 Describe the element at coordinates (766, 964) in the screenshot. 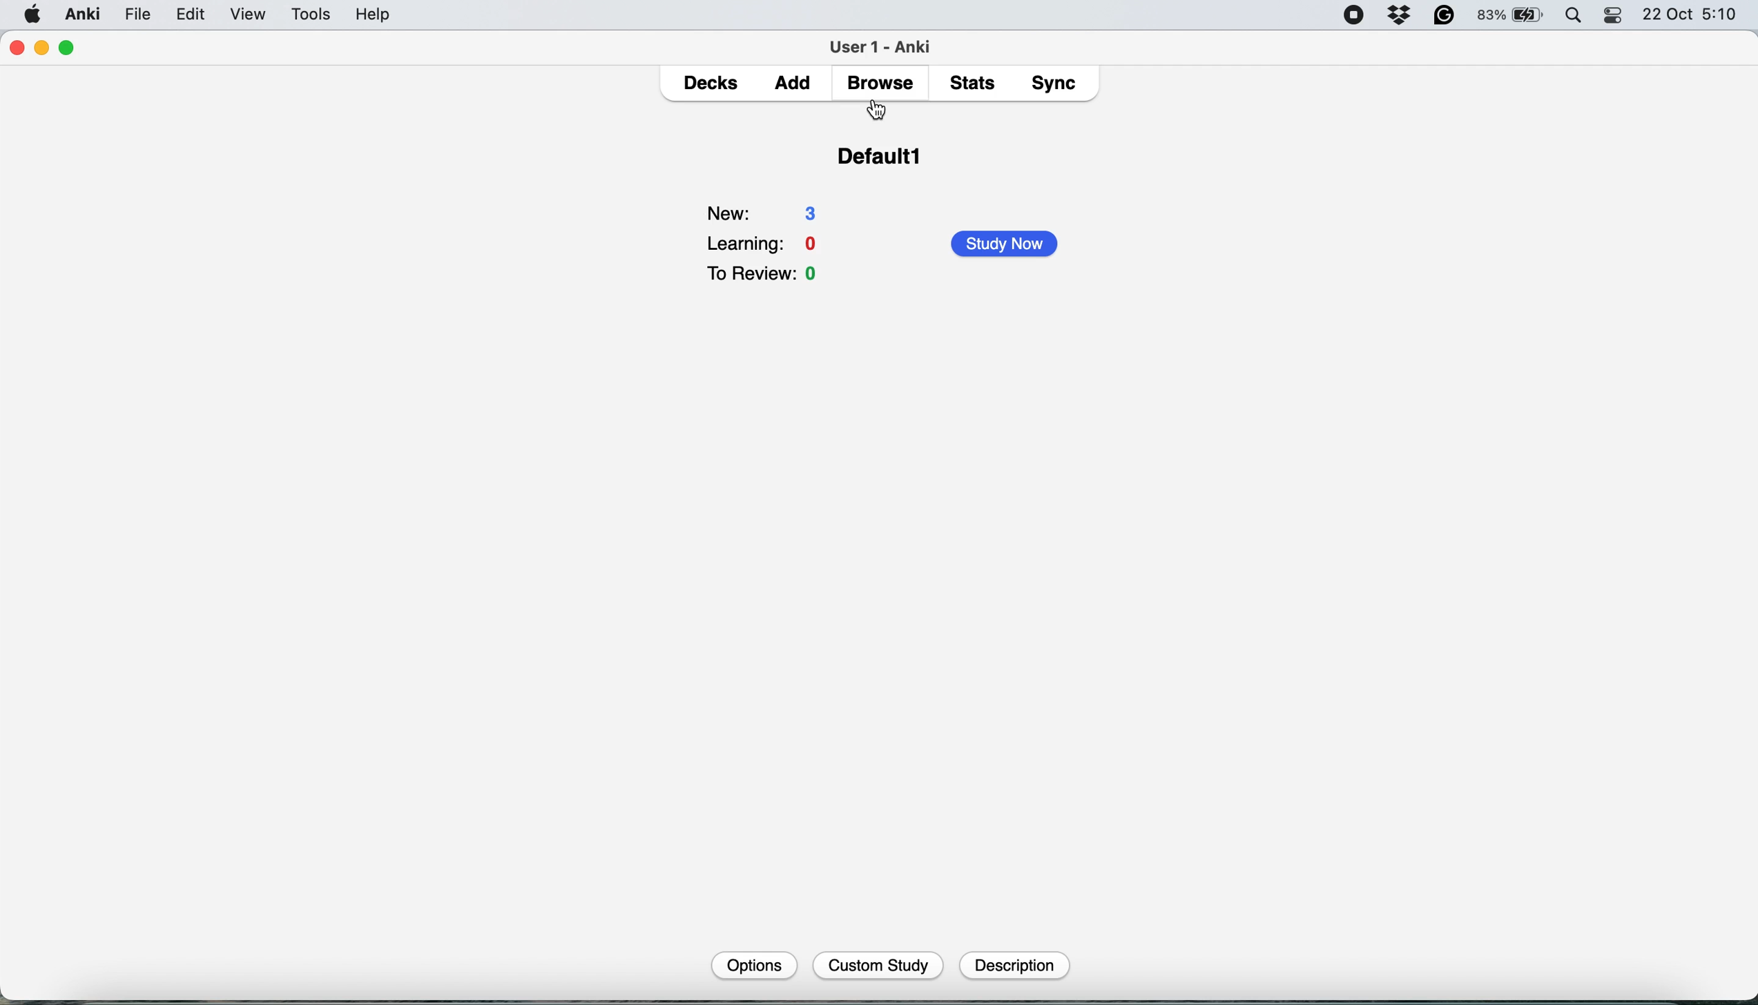

I see `get shared` at that location.